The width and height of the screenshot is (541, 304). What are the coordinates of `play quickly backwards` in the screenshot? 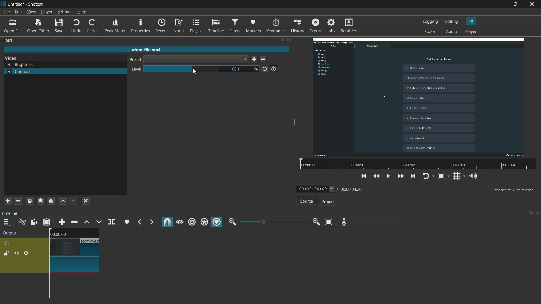 It's located at (377, 176).